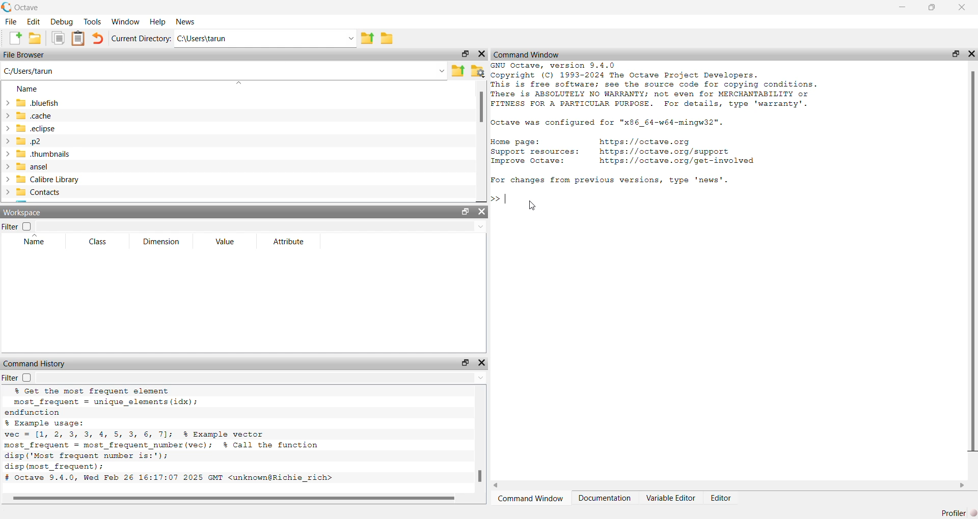 The height and width of the screenshot is (519, 978). Describe the element at coordinates (35, 38) in the screenshot. I see `Open an existing file in editor` at that location.